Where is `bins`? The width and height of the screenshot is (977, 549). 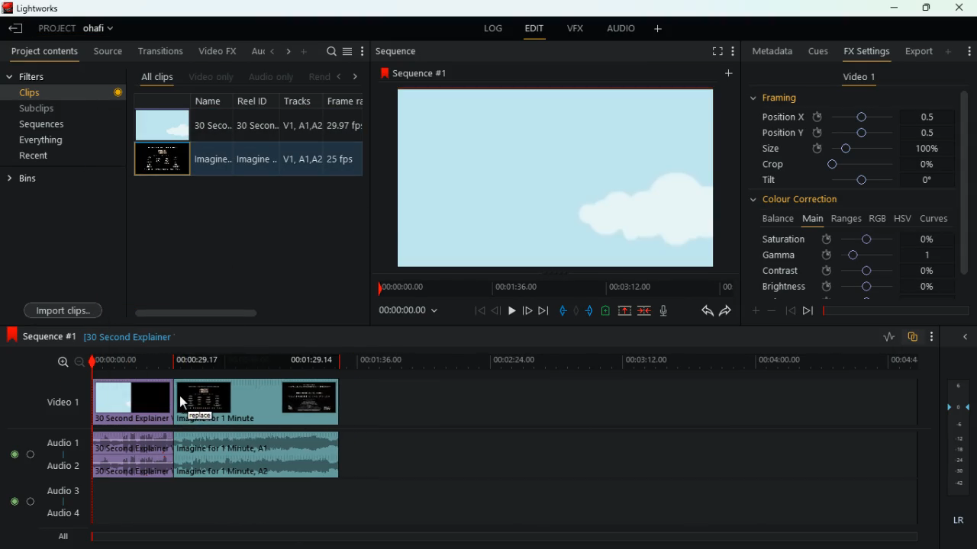 bins is located at coordinates (25, 181).